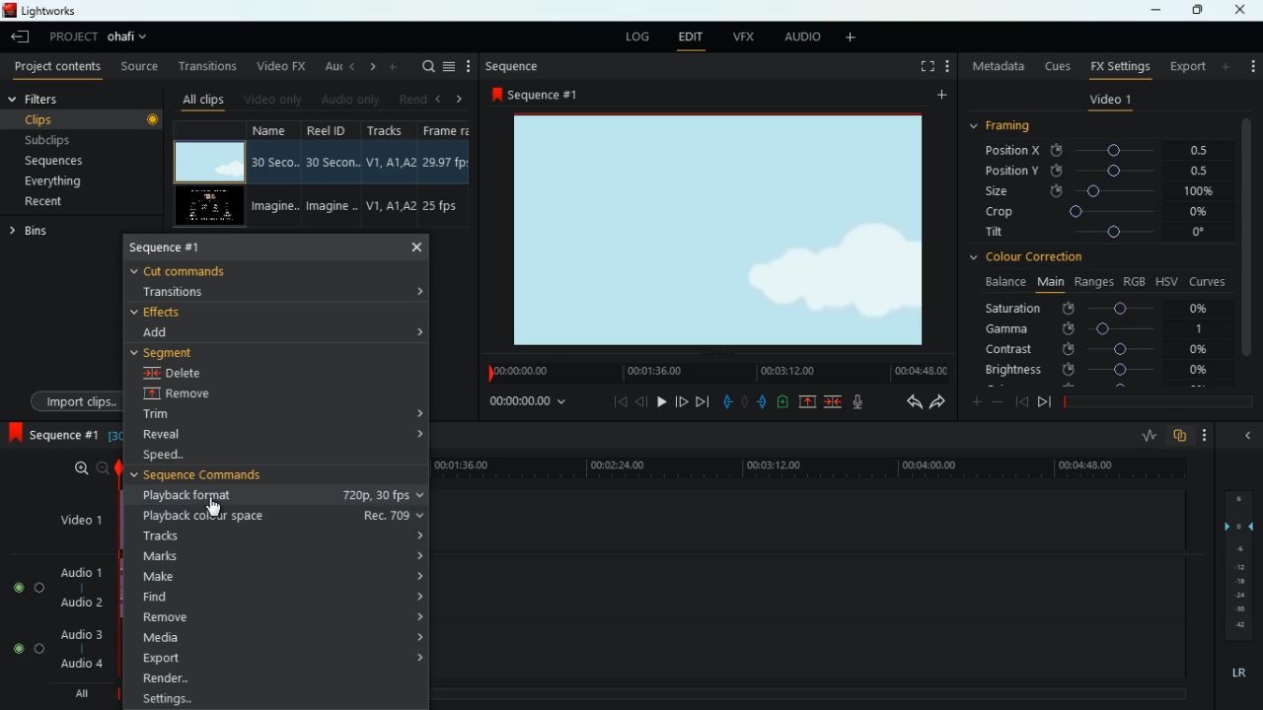 Image resolution: width=1263 pixels, height=710 pixels. Describe the element at coordinates (1243, 434) in the screenshot. I see `hide` at that location.